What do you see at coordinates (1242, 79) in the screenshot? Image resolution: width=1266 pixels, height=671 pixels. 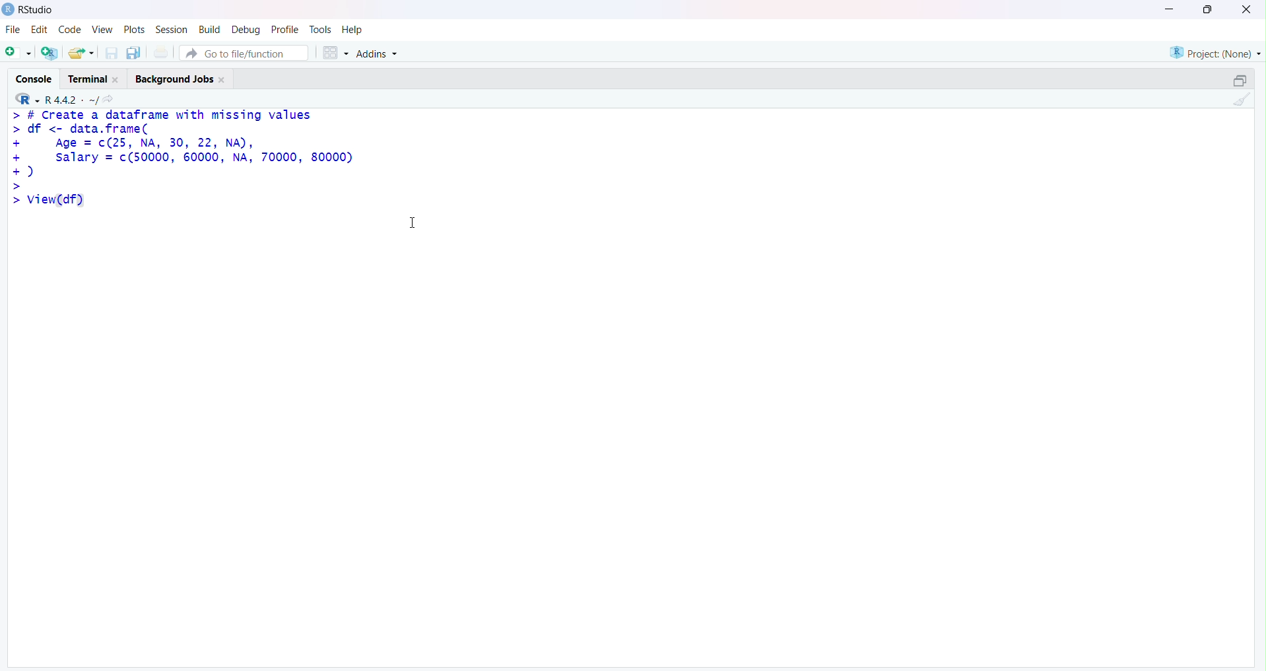 I see `Maximize/Restore` at bounding box center [1242, 79].